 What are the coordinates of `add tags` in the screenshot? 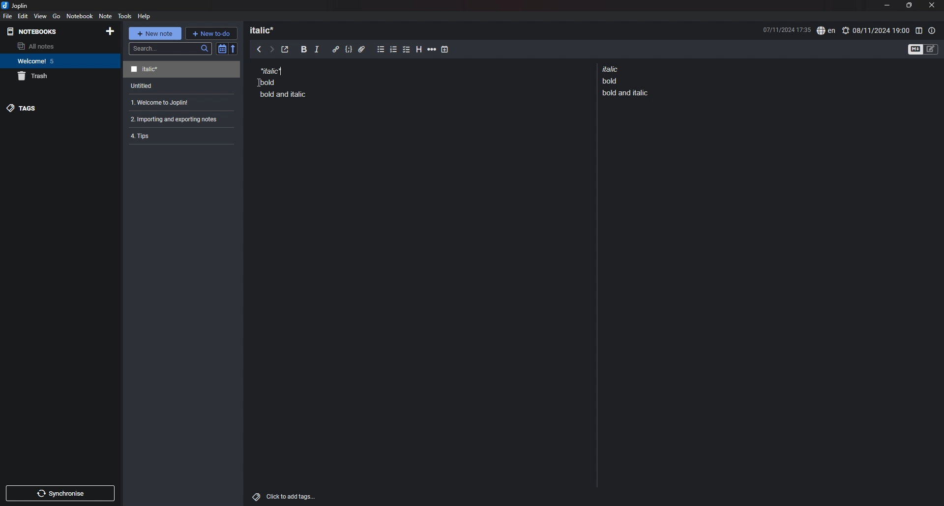 It's located at (285, 497).